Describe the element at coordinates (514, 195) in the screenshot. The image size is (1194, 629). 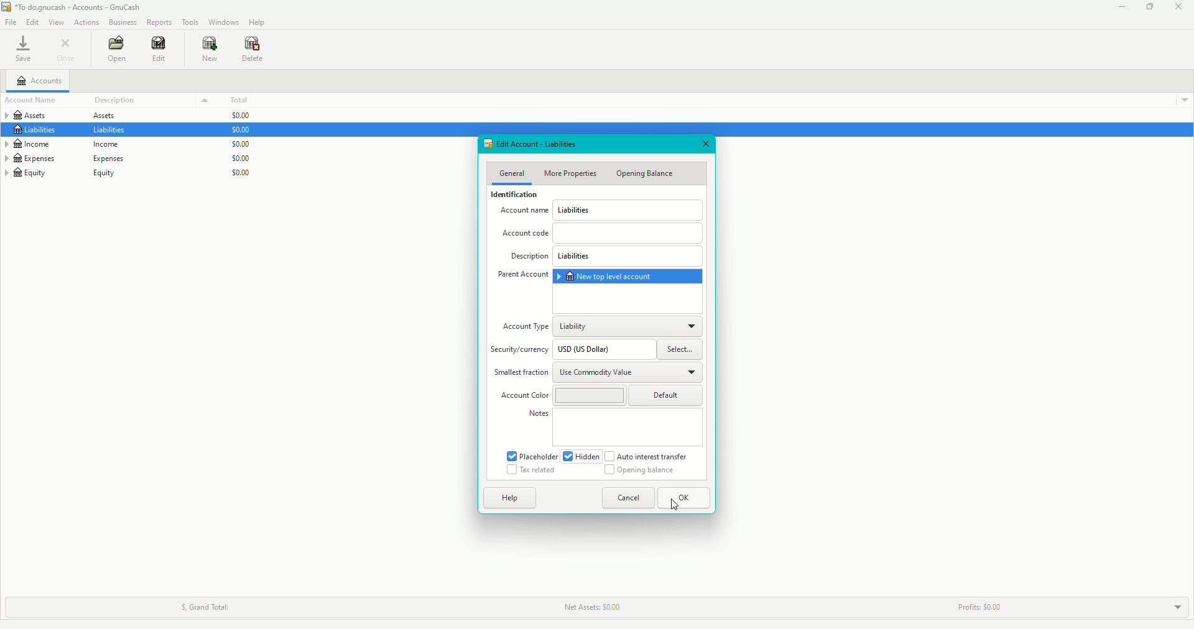
I see `Identification` at that location.